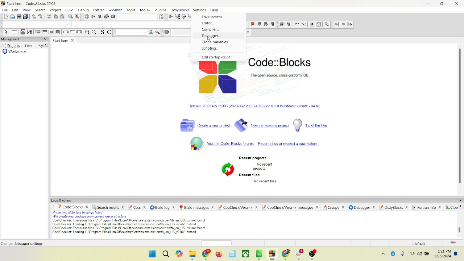 The image size is (464, 261). I want to click on window, so click(150, 254).